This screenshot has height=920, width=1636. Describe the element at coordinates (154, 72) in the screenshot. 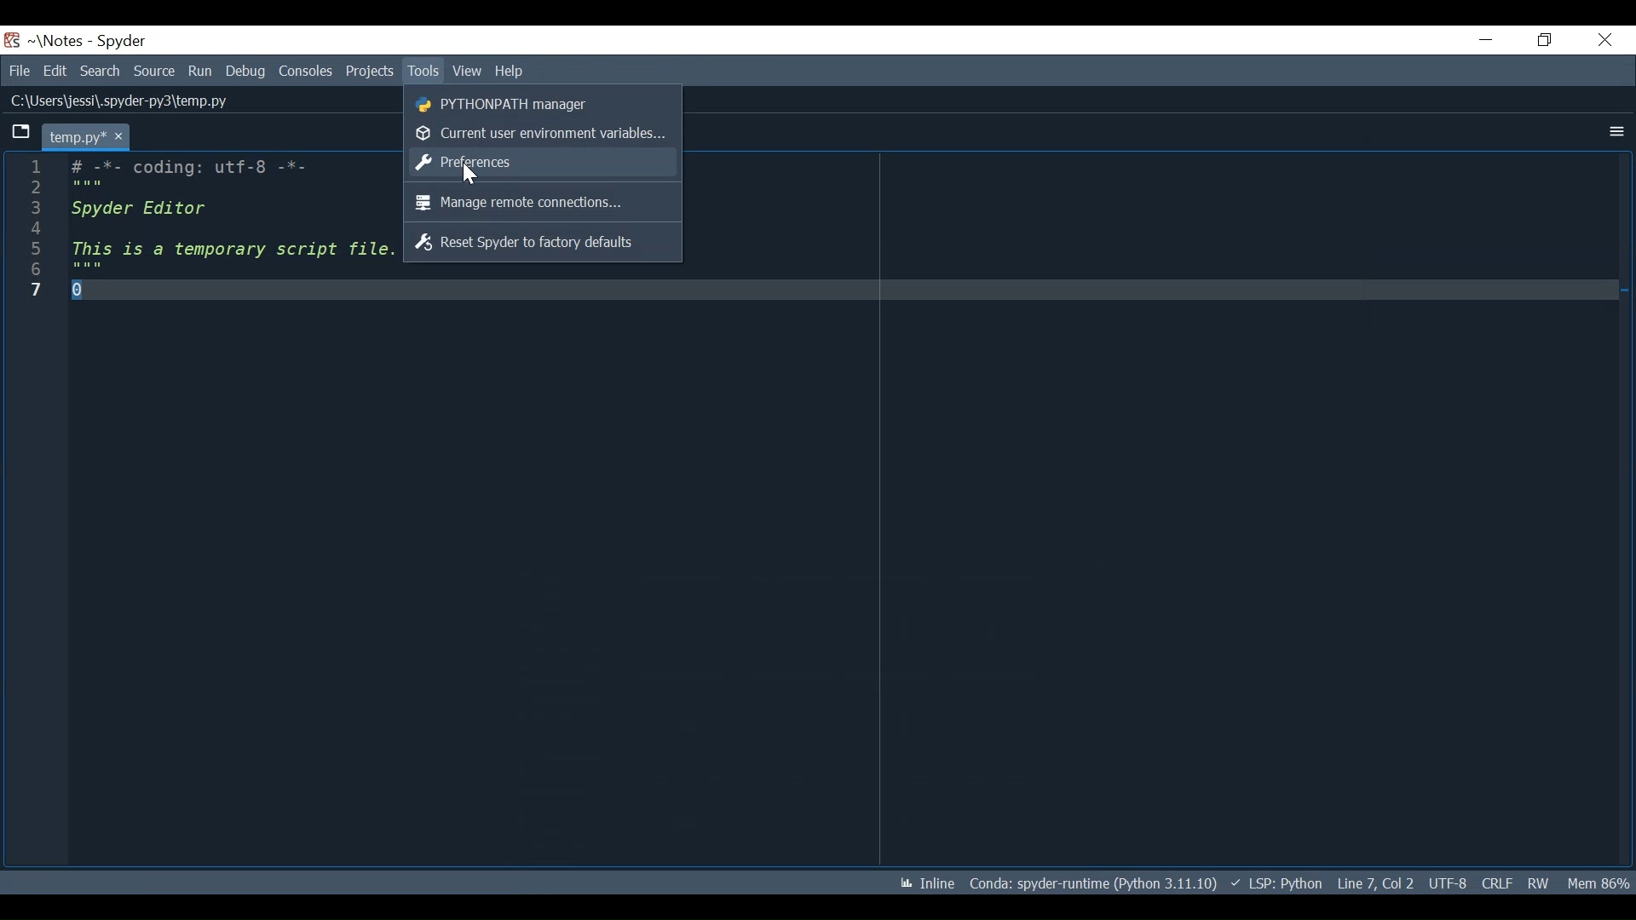

I see `Source` at that location.